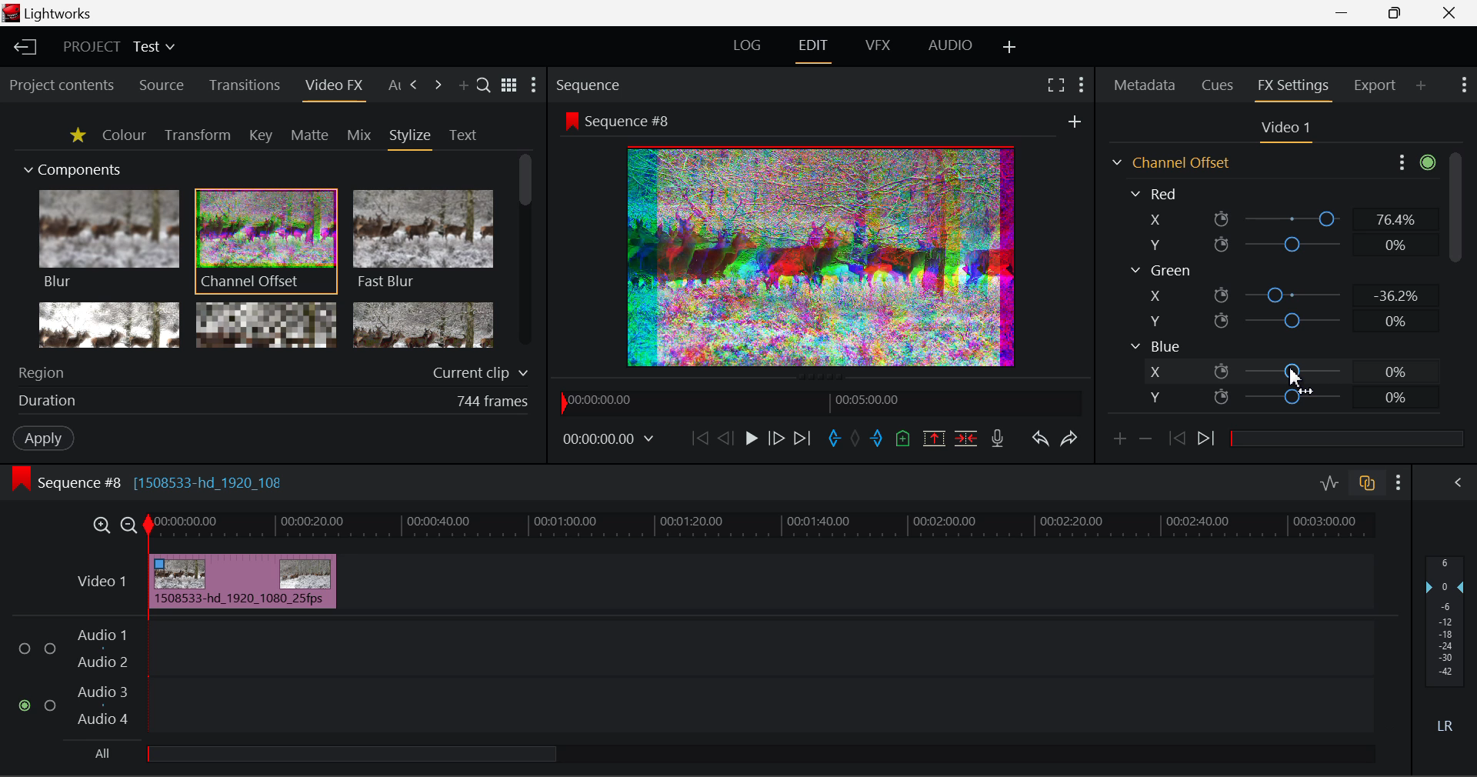  Describe the element at coordinates (1155, 347) in the screenshot. I see `Blue` at that location.